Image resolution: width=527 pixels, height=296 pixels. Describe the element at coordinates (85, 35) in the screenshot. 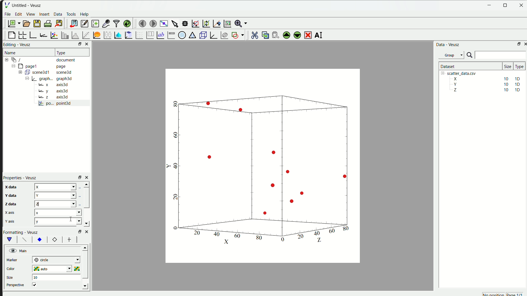

I see `fit function to data` at that location.